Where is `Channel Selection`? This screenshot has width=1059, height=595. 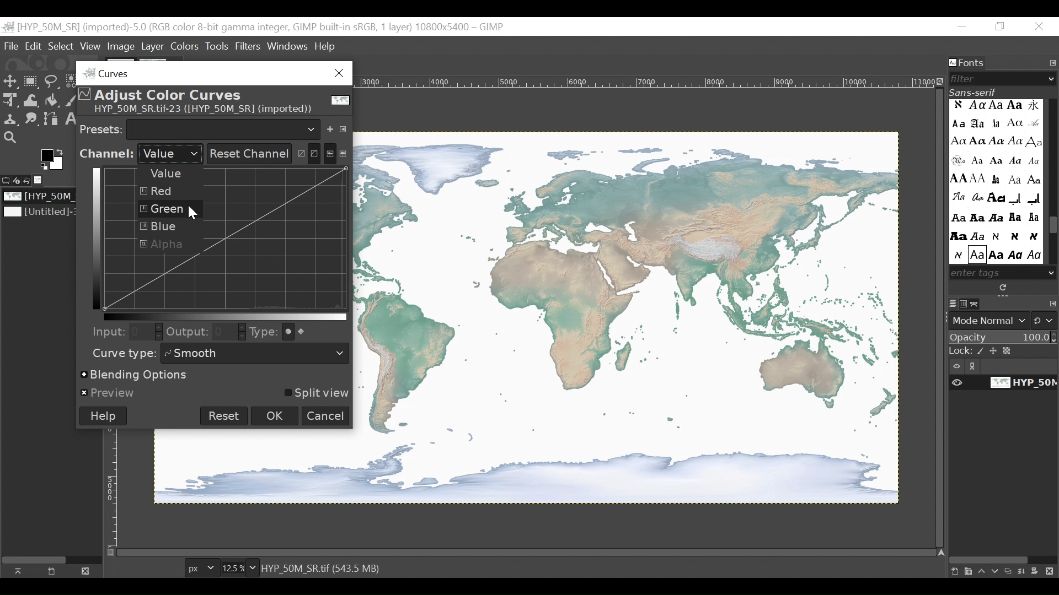
Channel Selection is located at coordinates (140, 154).